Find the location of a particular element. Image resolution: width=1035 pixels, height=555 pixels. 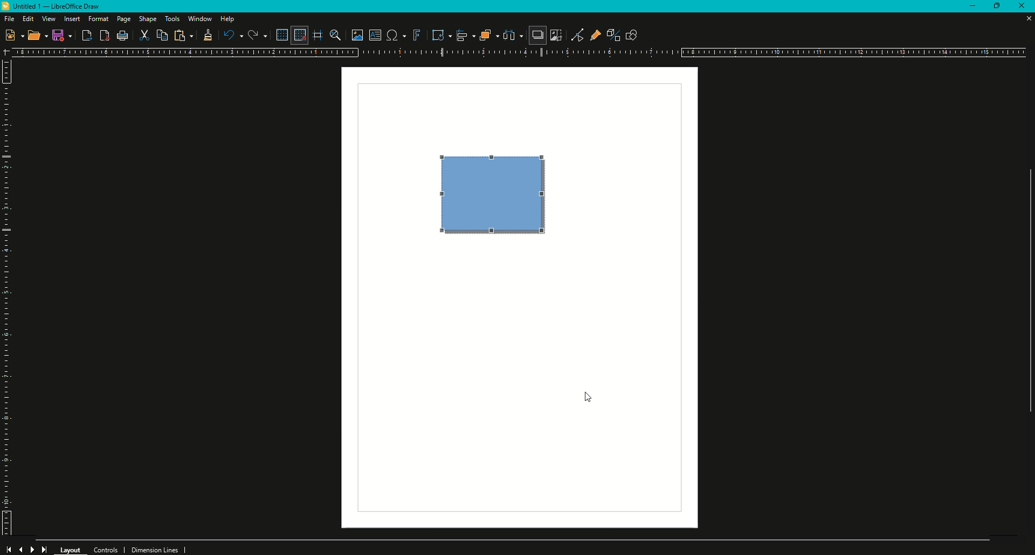

New is located at coordinates (13, 34).